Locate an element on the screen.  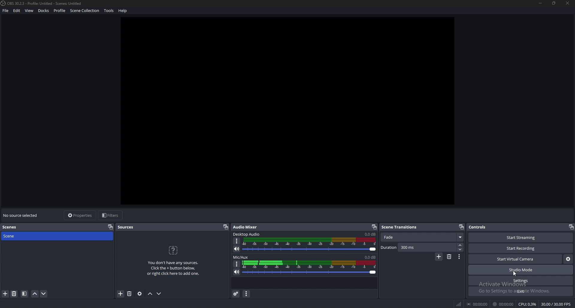
cursor is located at coordinates (516, 273).